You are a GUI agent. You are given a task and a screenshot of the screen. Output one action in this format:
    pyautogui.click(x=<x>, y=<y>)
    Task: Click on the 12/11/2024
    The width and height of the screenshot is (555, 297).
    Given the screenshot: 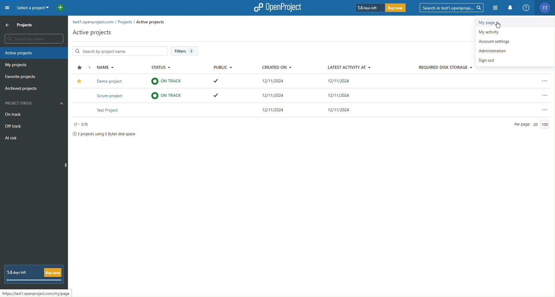 What is the action you would take?
    pyautogui.click(x=274, y=94)
    